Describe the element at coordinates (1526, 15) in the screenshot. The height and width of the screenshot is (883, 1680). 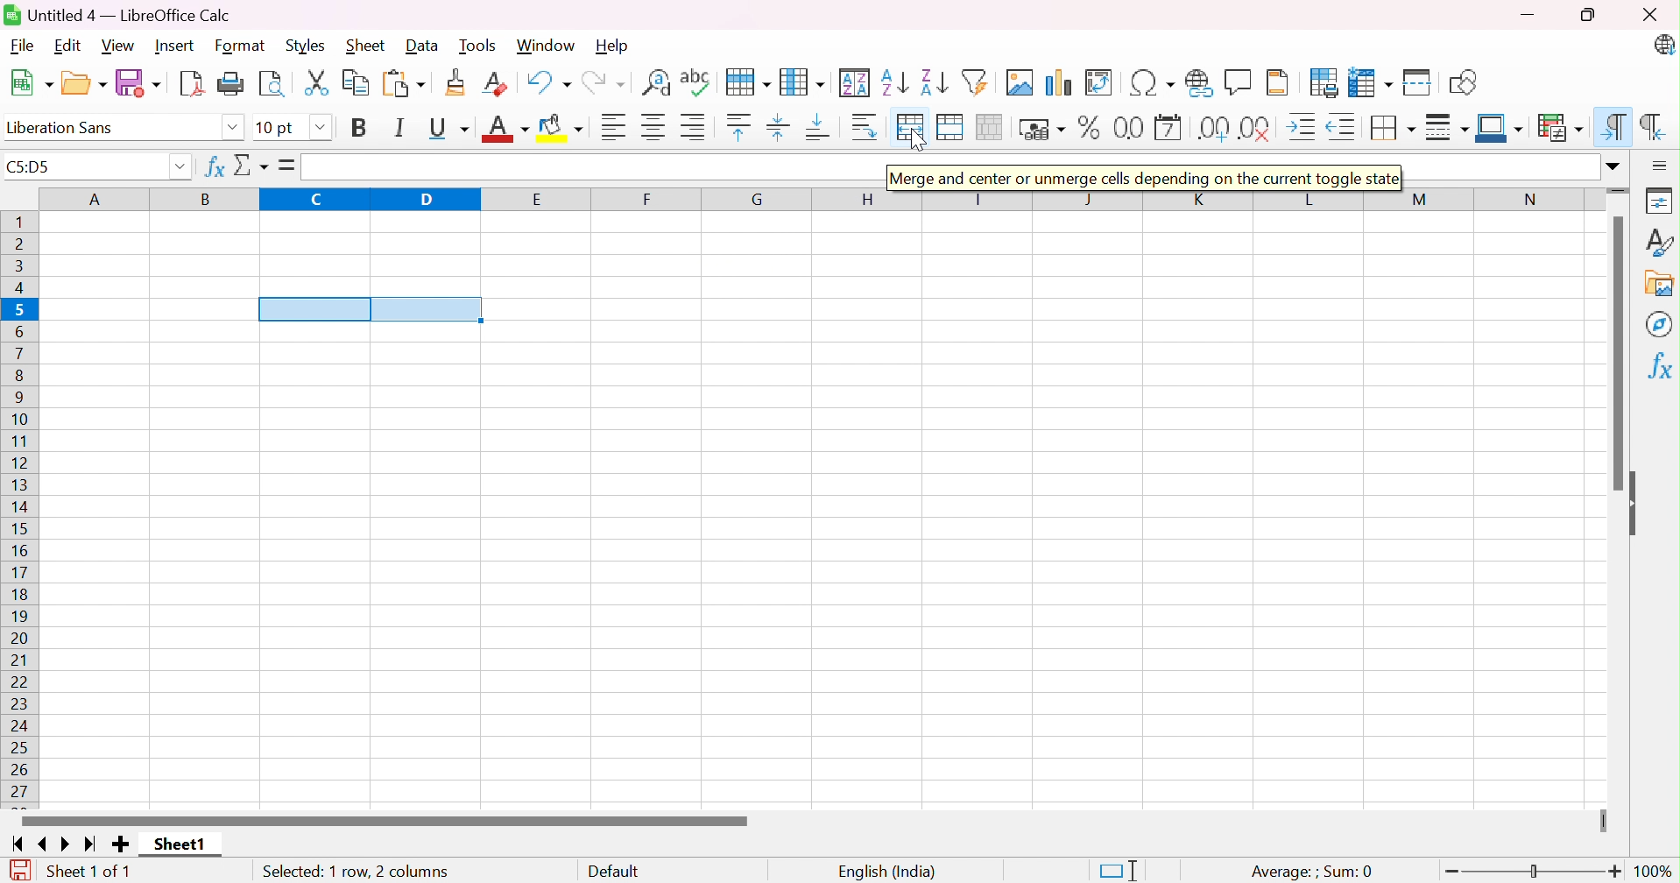
I see `Minimize` at that location.